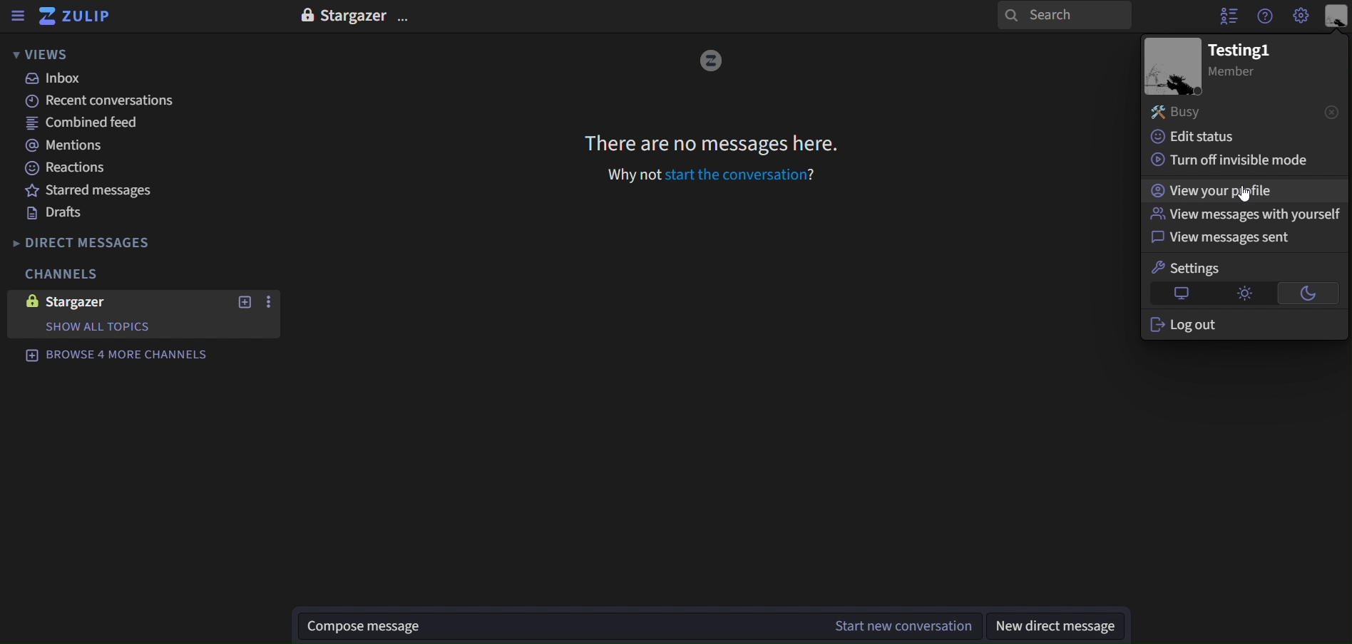 This screenshot has width=1352, height=644. Describe the element at coordinates (1224, 16) in the screenshot. I see `hide user list` at that location.